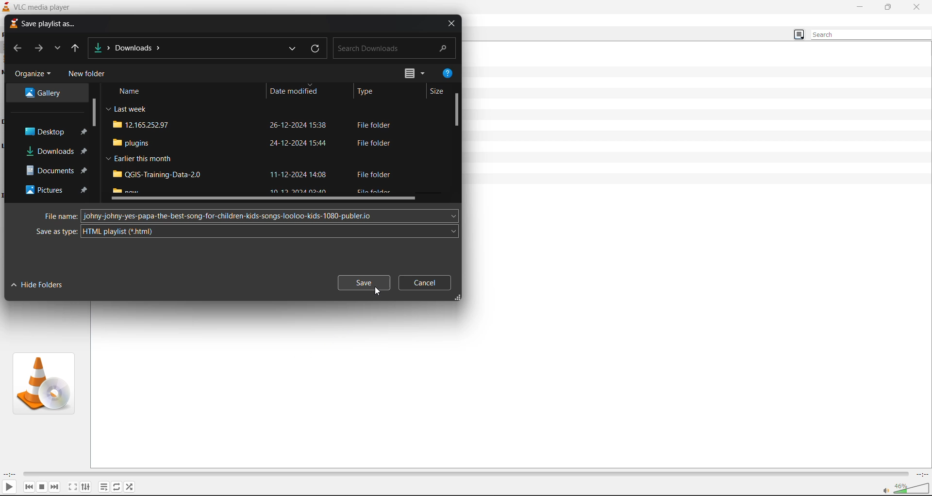  I want to click on up to desktop, so click(78, 49).